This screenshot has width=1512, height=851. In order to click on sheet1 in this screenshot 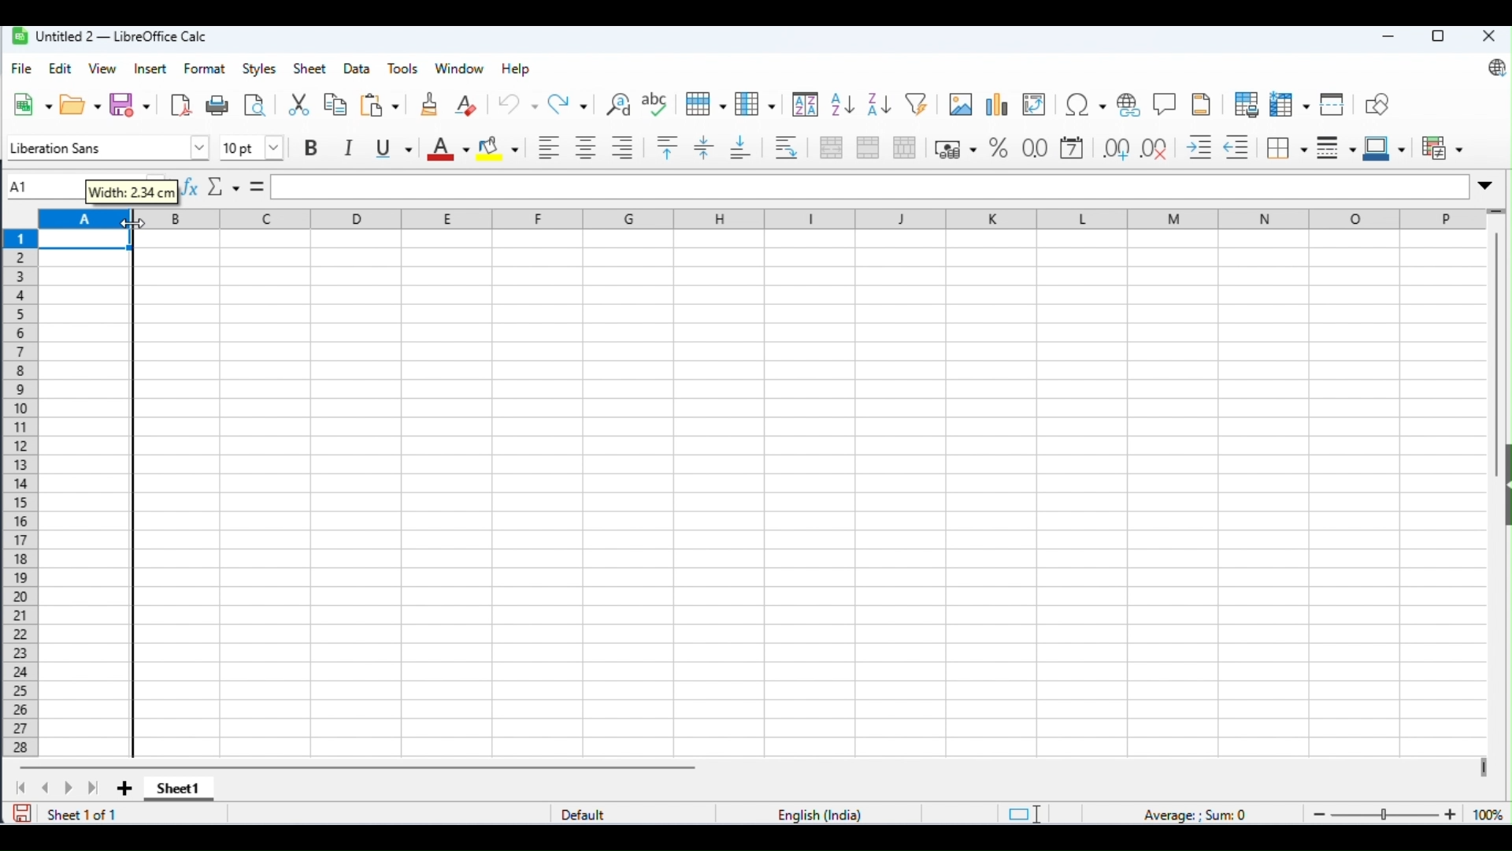, I will do `click(176, 790)`.